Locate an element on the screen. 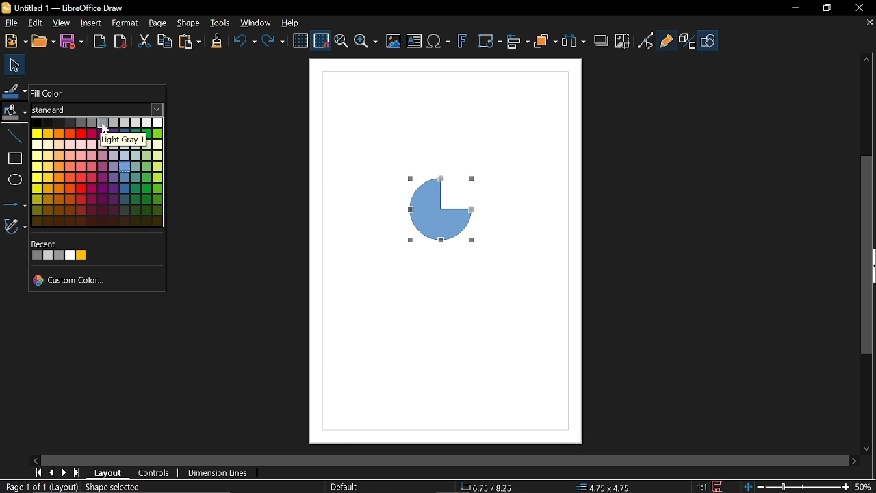 This screenshot has width=876, height=493.  is located at coordinates (67, 471).